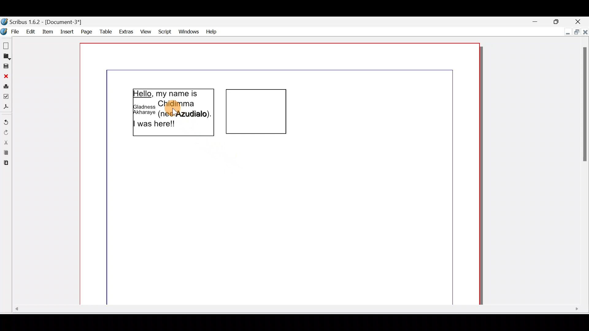 This screenshot has height=331, width=589. Describe the element at coordinates (6, 76) in the screenshot. I see `Close` at that location.